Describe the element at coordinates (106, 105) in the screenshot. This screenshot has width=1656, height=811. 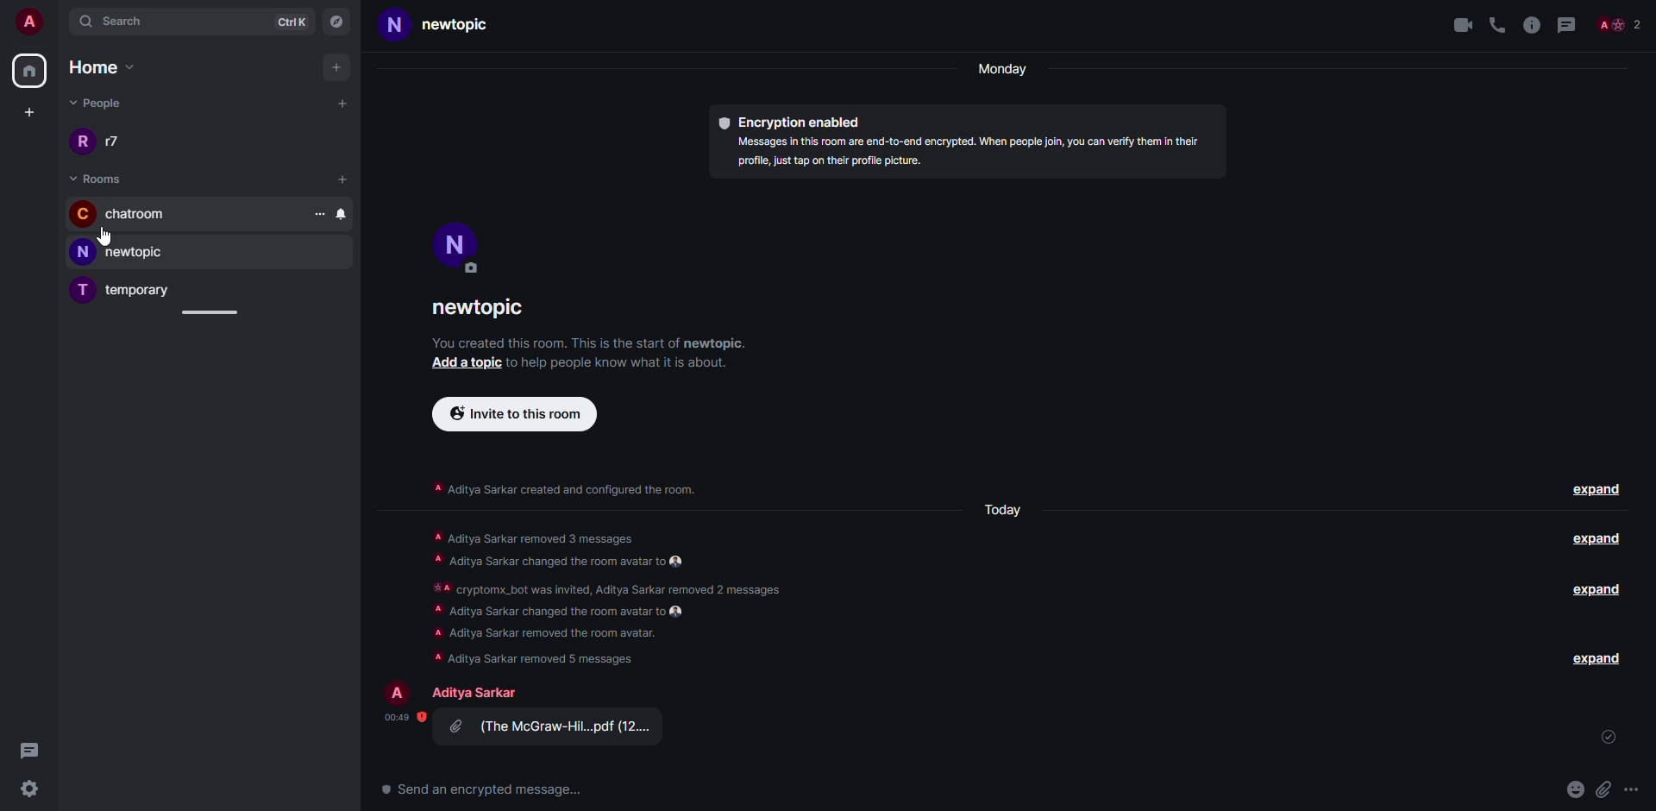
I see `people` at that location.